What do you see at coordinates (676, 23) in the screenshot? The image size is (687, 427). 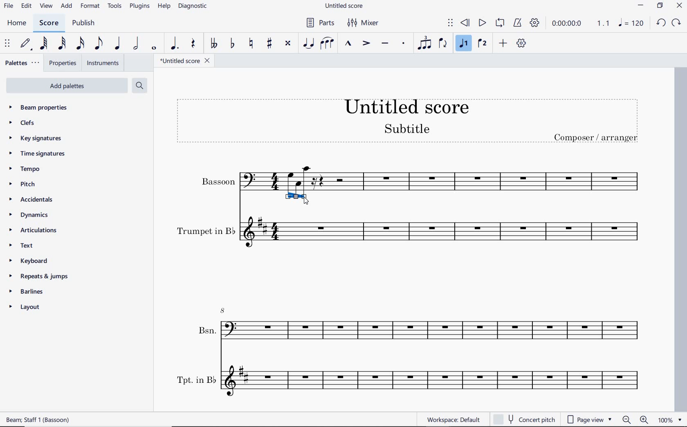 I see `redo` at bounding box center [676, 23].